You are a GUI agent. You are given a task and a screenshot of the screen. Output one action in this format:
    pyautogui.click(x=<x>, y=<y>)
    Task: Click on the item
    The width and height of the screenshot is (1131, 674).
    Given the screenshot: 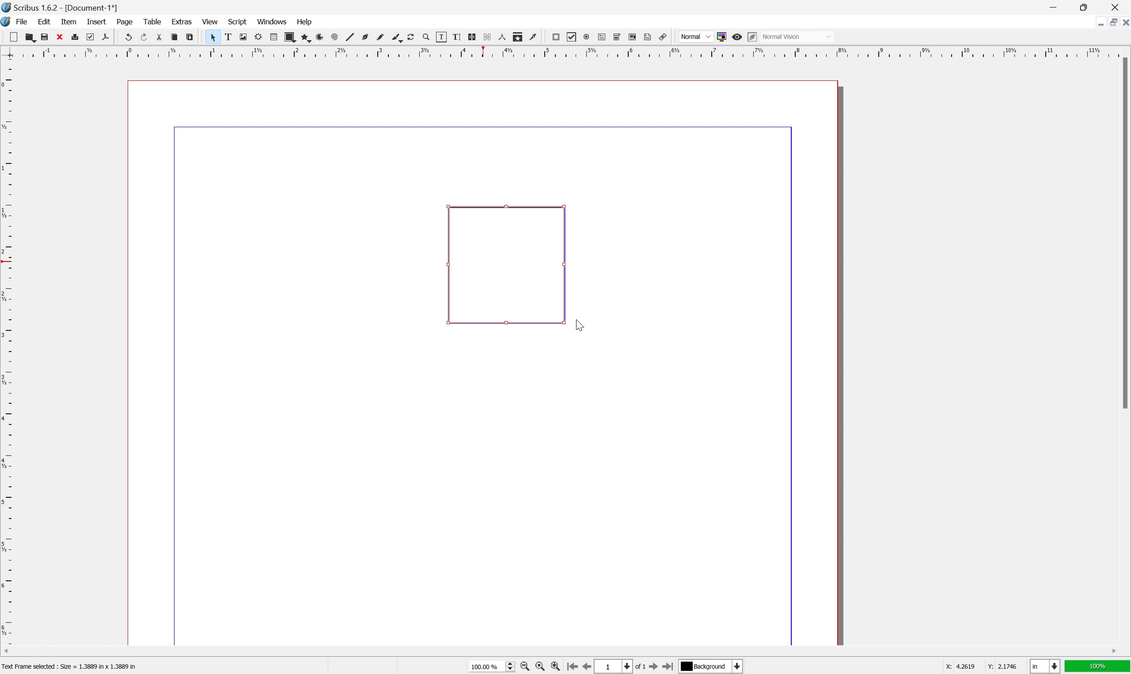 What is the action you would take?
    pyautogui.click(x=69, y=21)
    